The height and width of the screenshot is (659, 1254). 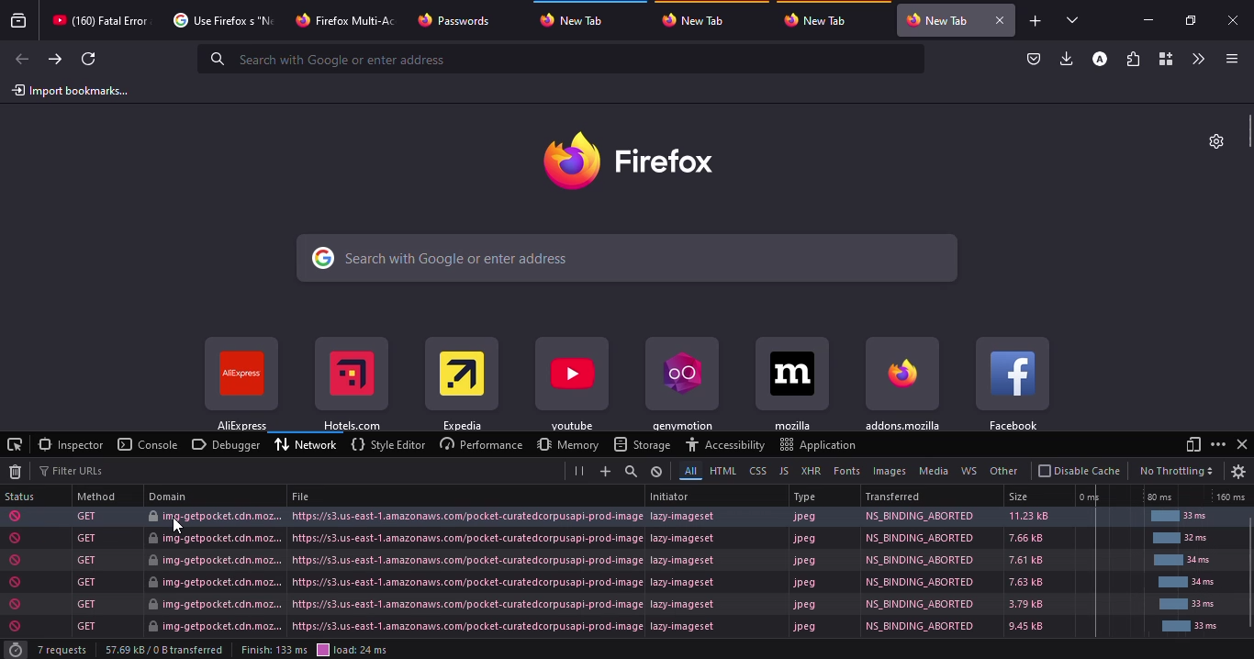 What do you see at coordinates (149, 444) in the screenshot?
I see `console` at bounding box center [149, 444].